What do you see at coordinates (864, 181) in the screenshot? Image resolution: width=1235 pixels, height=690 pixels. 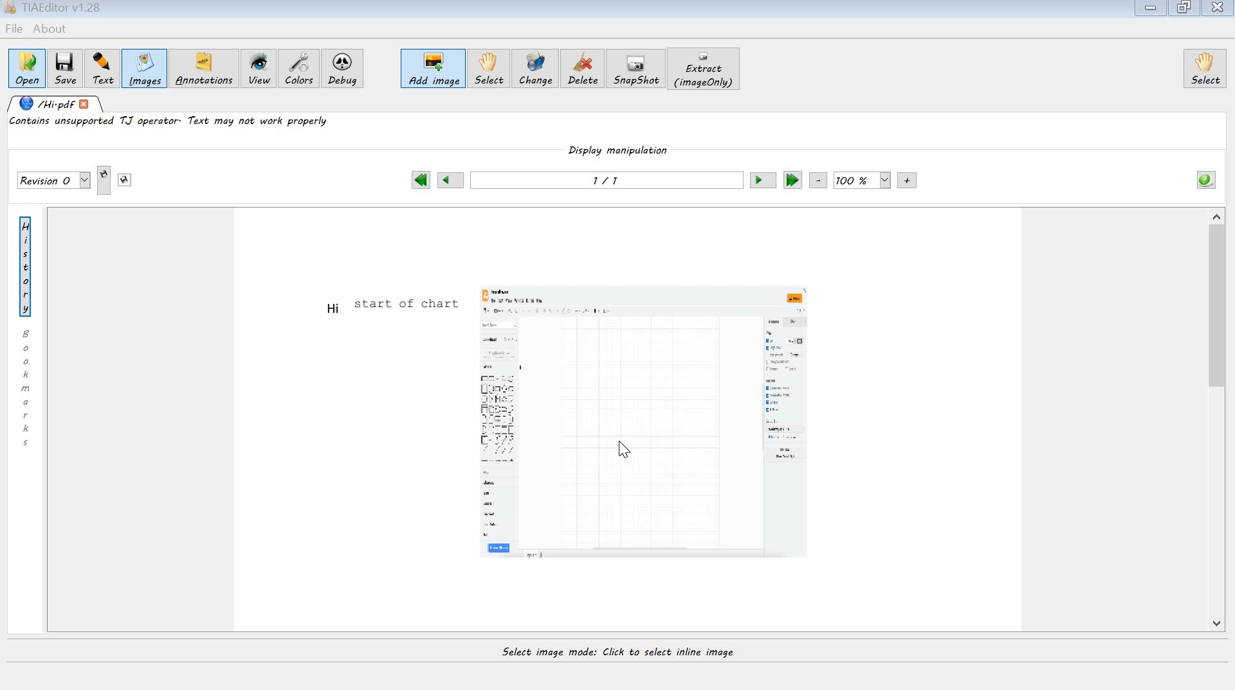 I see `zoom out or zoom in` at bounding box center [864, 181].